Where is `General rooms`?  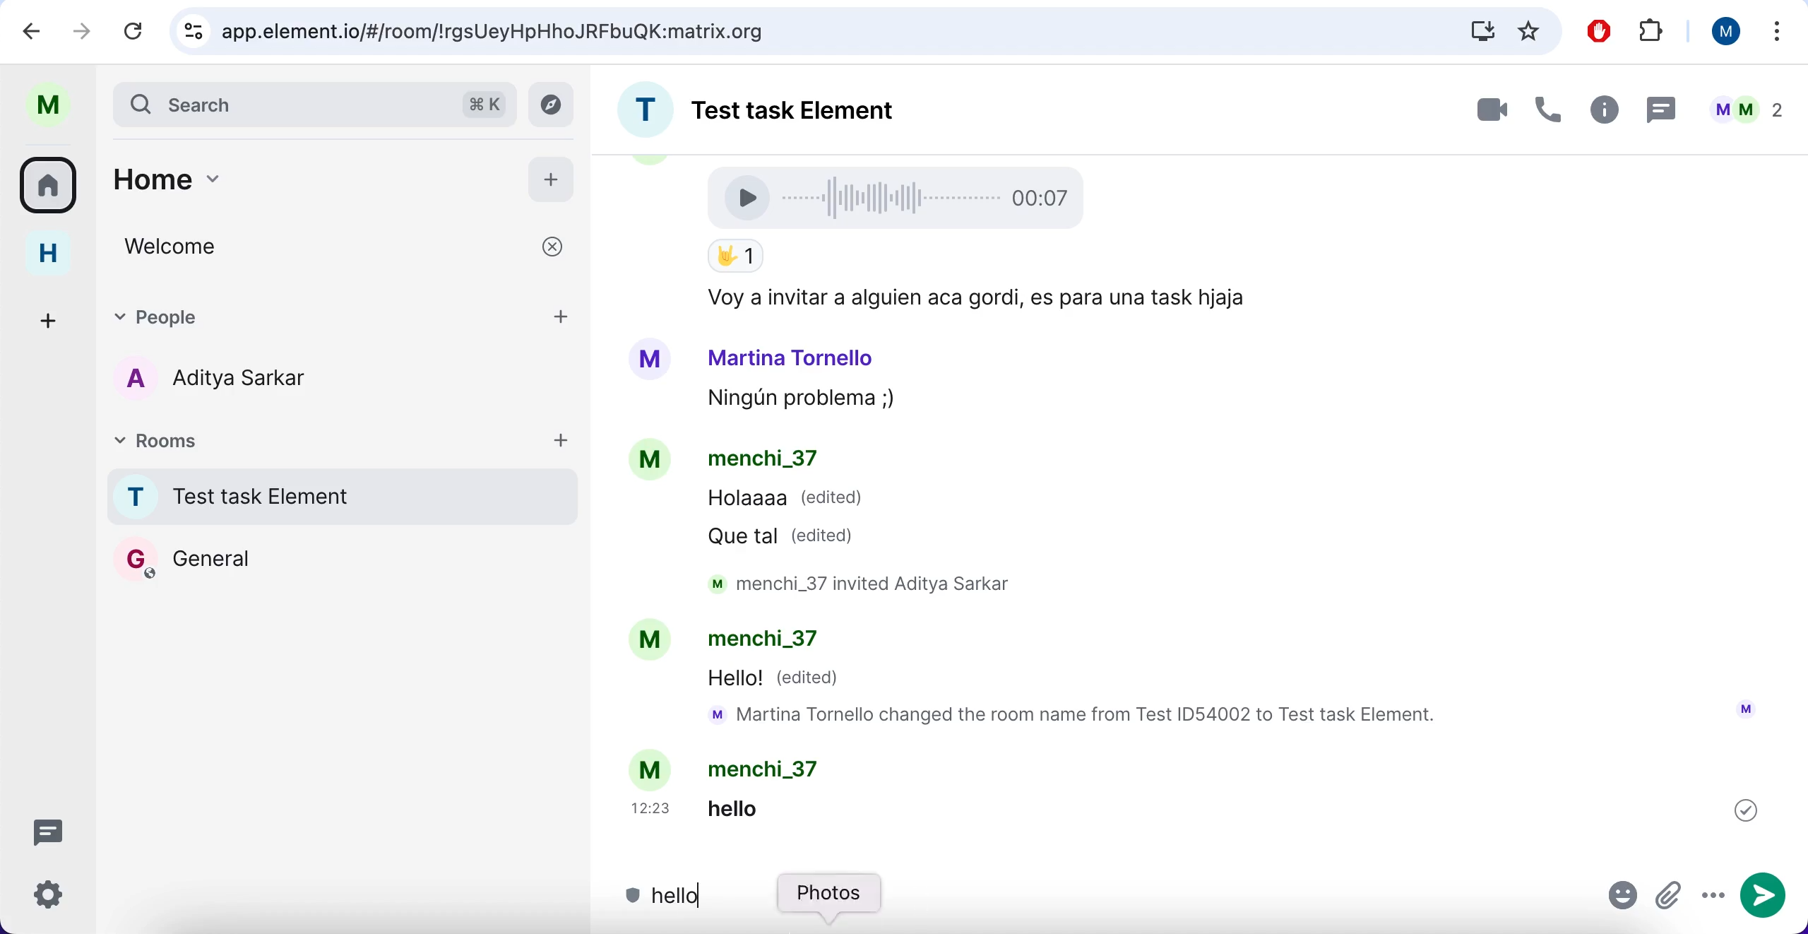 General rooms is located at coordinates (343, 558).